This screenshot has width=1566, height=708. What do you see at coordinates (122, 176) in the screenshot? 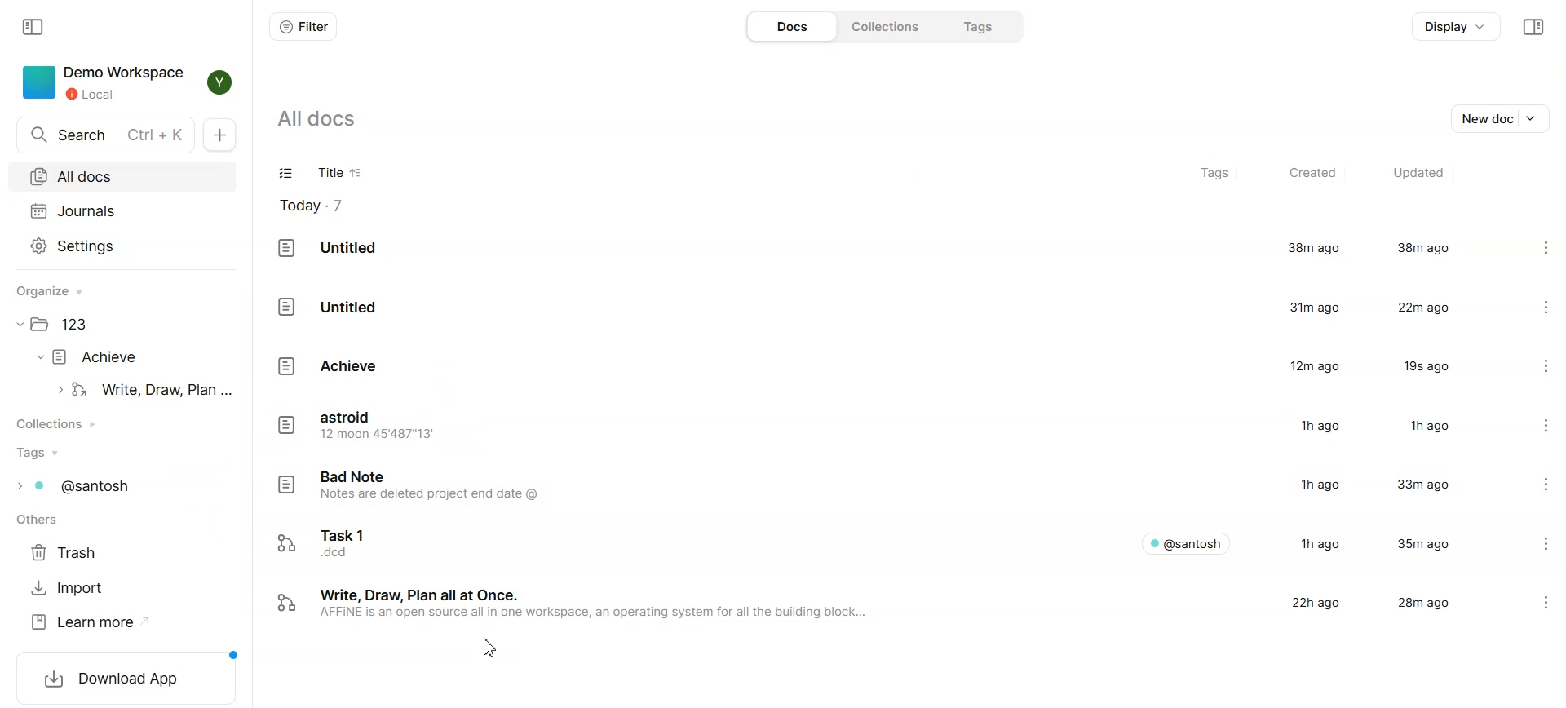
I see `All docs` at bounding box center [122, 176].